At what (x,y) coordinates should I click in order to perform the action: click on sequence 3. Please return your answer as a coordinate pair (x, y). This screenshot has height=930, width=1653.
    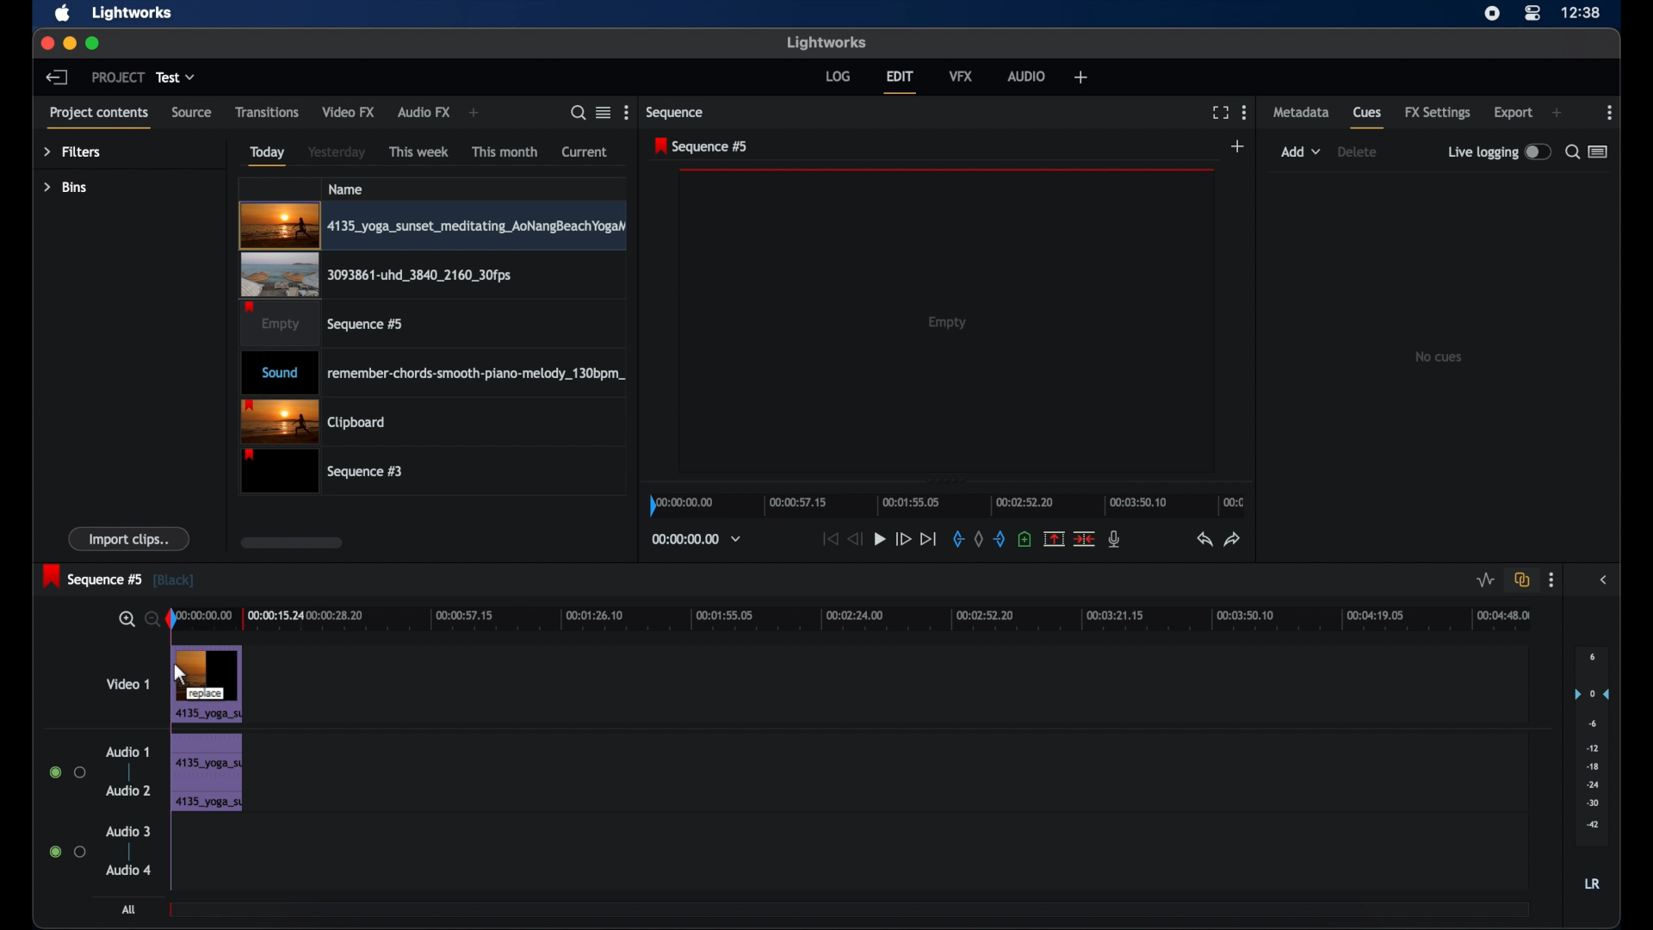
    Looking at the image, I should click on (327, 473).